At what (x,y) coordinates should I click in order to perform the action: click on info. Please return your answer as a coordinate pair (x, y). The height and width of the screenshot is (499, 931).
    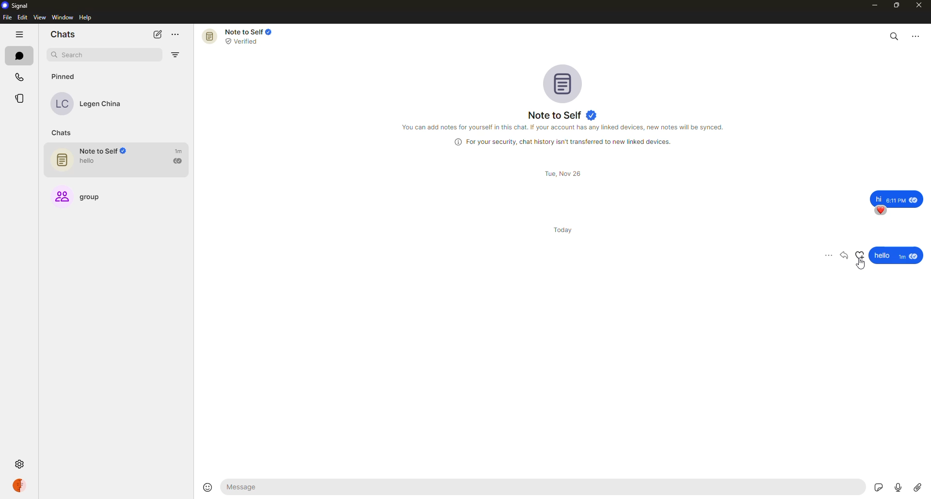
    Looking at the image, I should click on (565, 126).